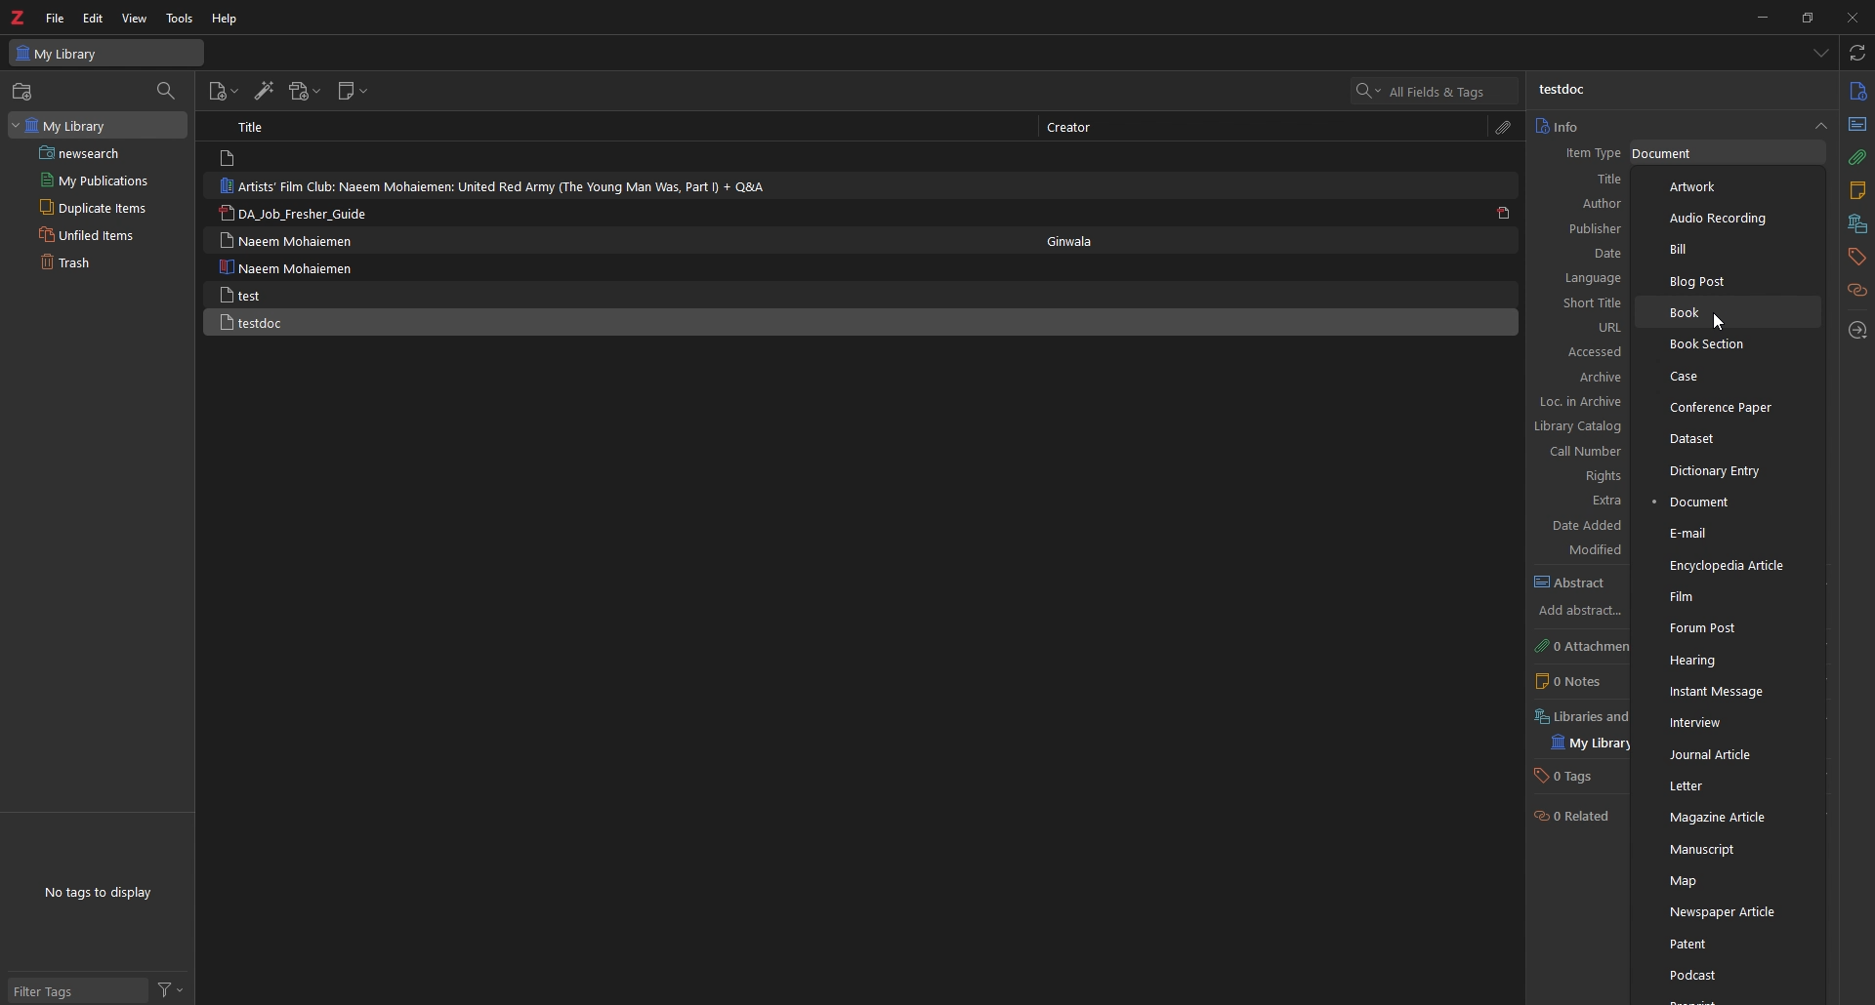 This screenshot has width=1875, height=1005. I want to click on book section, so click(1729, 344).